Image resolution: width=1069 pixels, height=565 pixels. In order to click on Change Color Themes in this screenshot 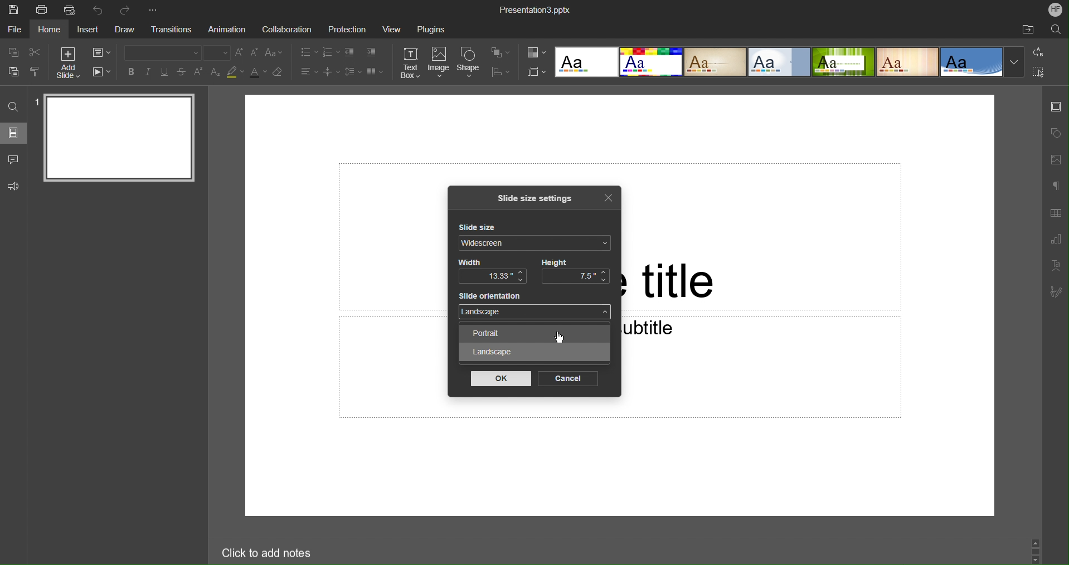, I will do `click(536, 53)`.